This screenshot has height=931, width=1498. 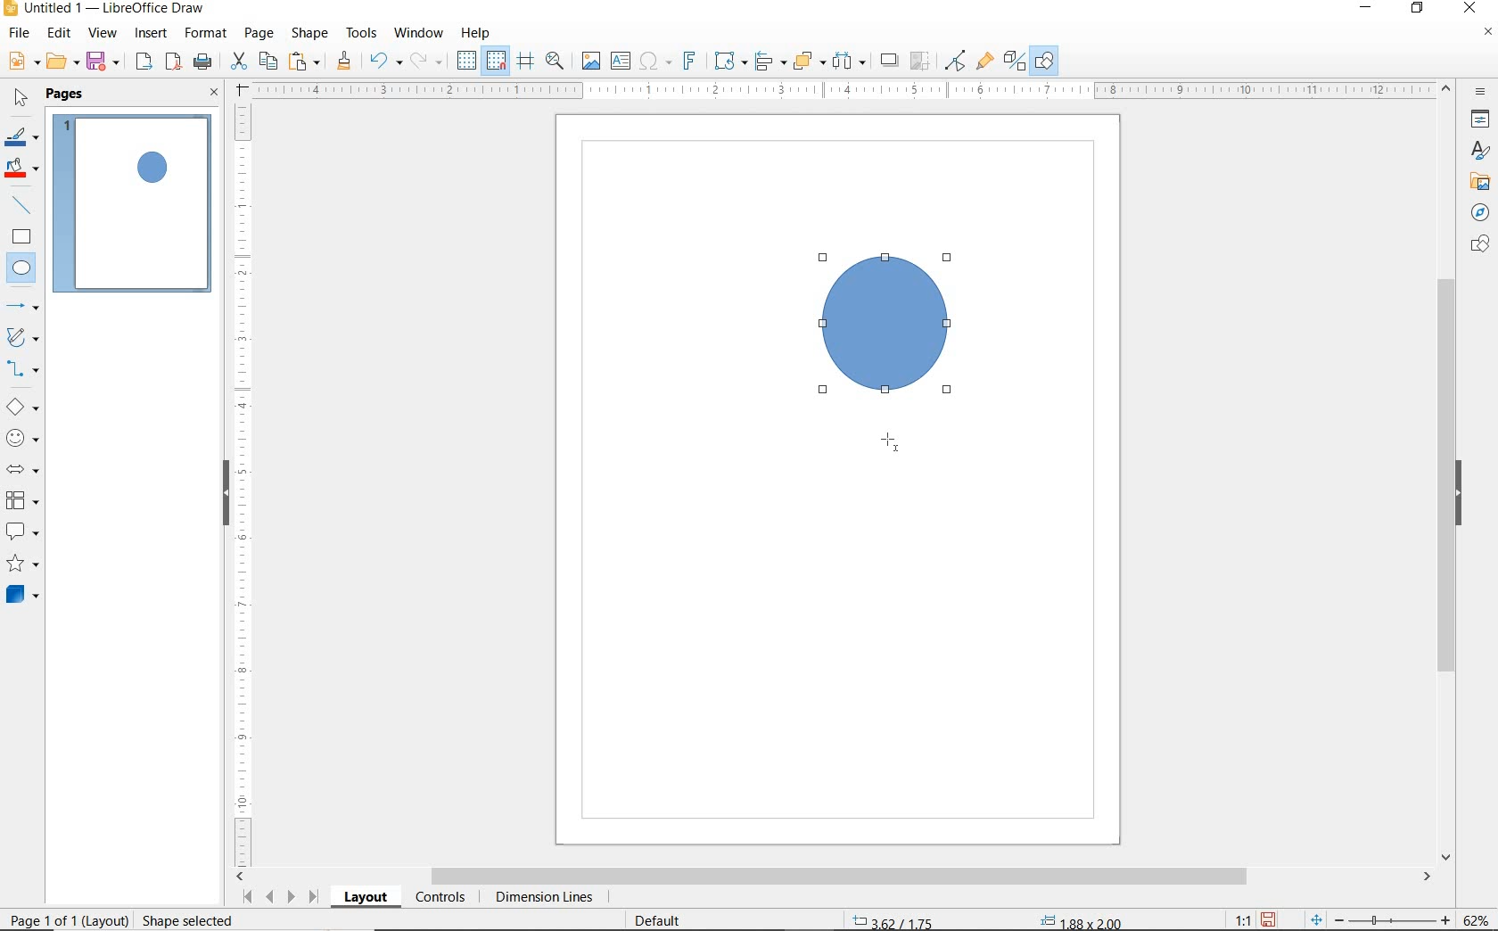 I want to click on DIMENSION LINES, so click(x=541, y=899).